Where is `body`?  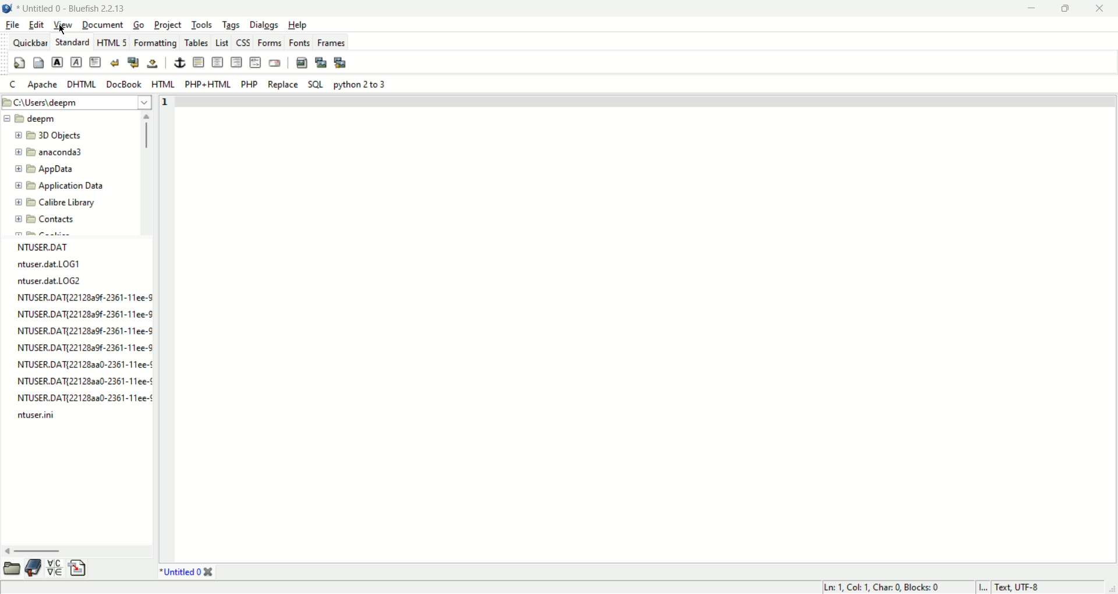 body is located at coordinates (38, 61).